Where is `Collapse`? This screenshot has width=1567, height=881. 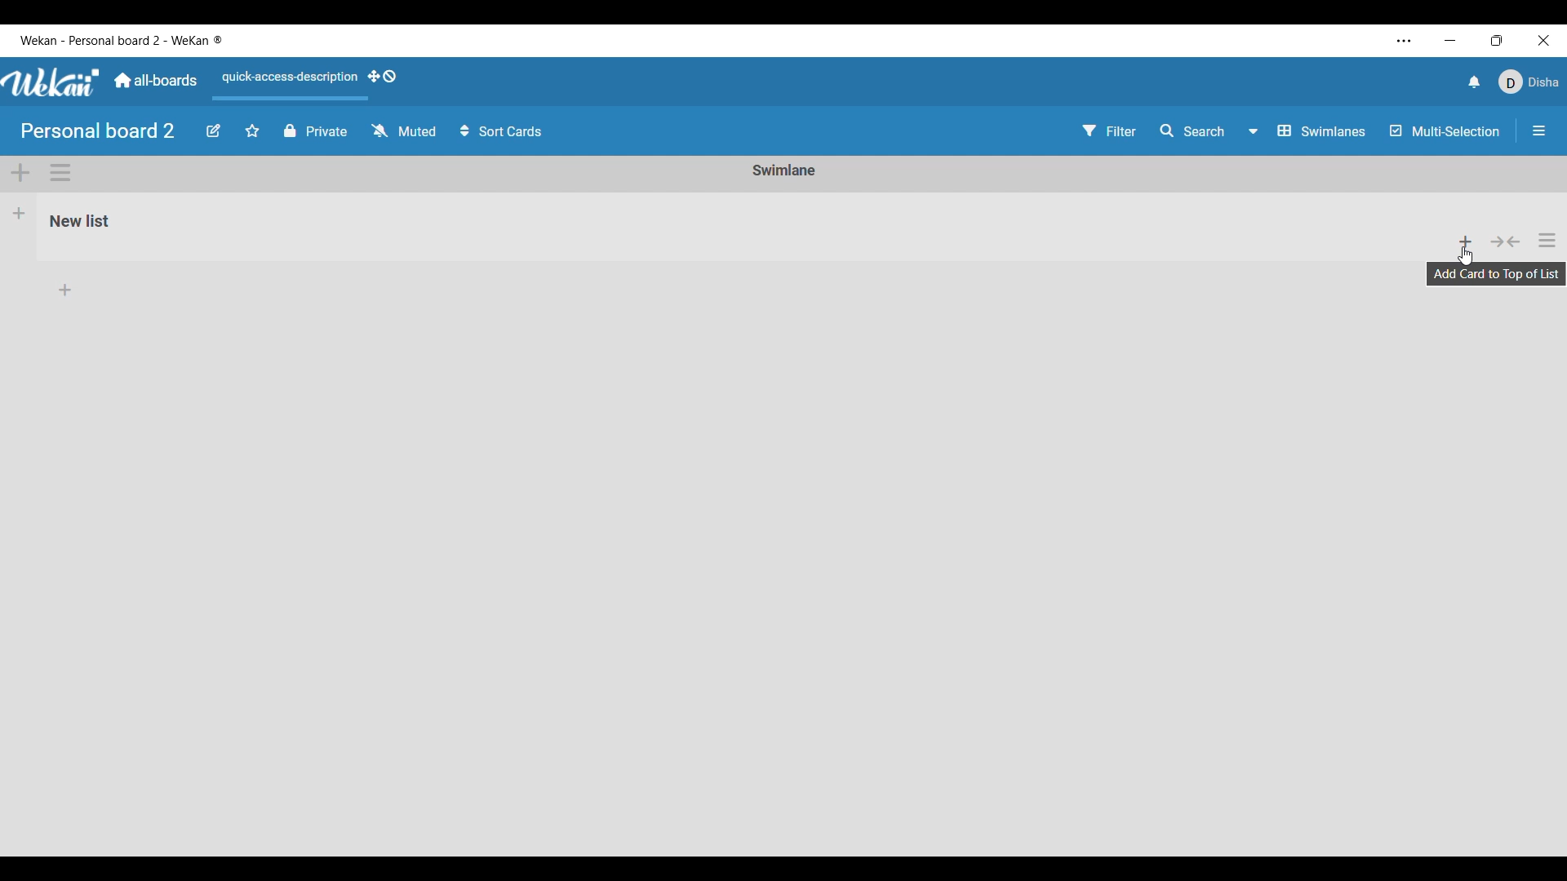 Collapse is located at coordinates (1506, 241).